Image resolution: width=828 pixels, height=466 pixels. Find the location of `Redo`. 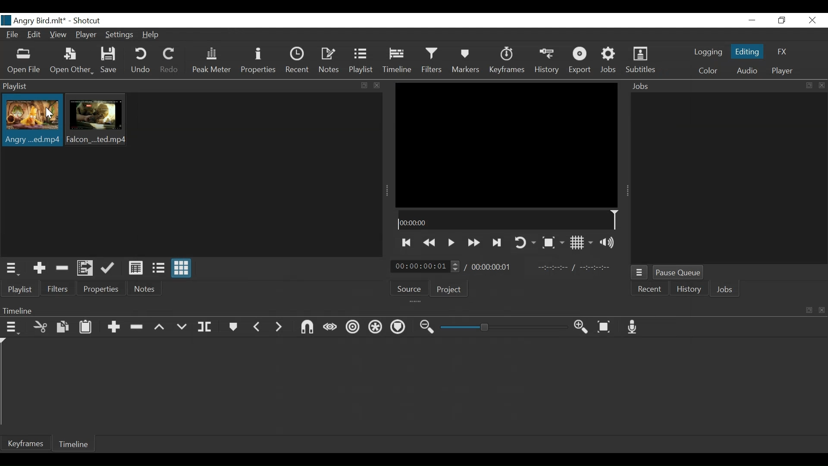

Redo is located at coordinates (169, 61).